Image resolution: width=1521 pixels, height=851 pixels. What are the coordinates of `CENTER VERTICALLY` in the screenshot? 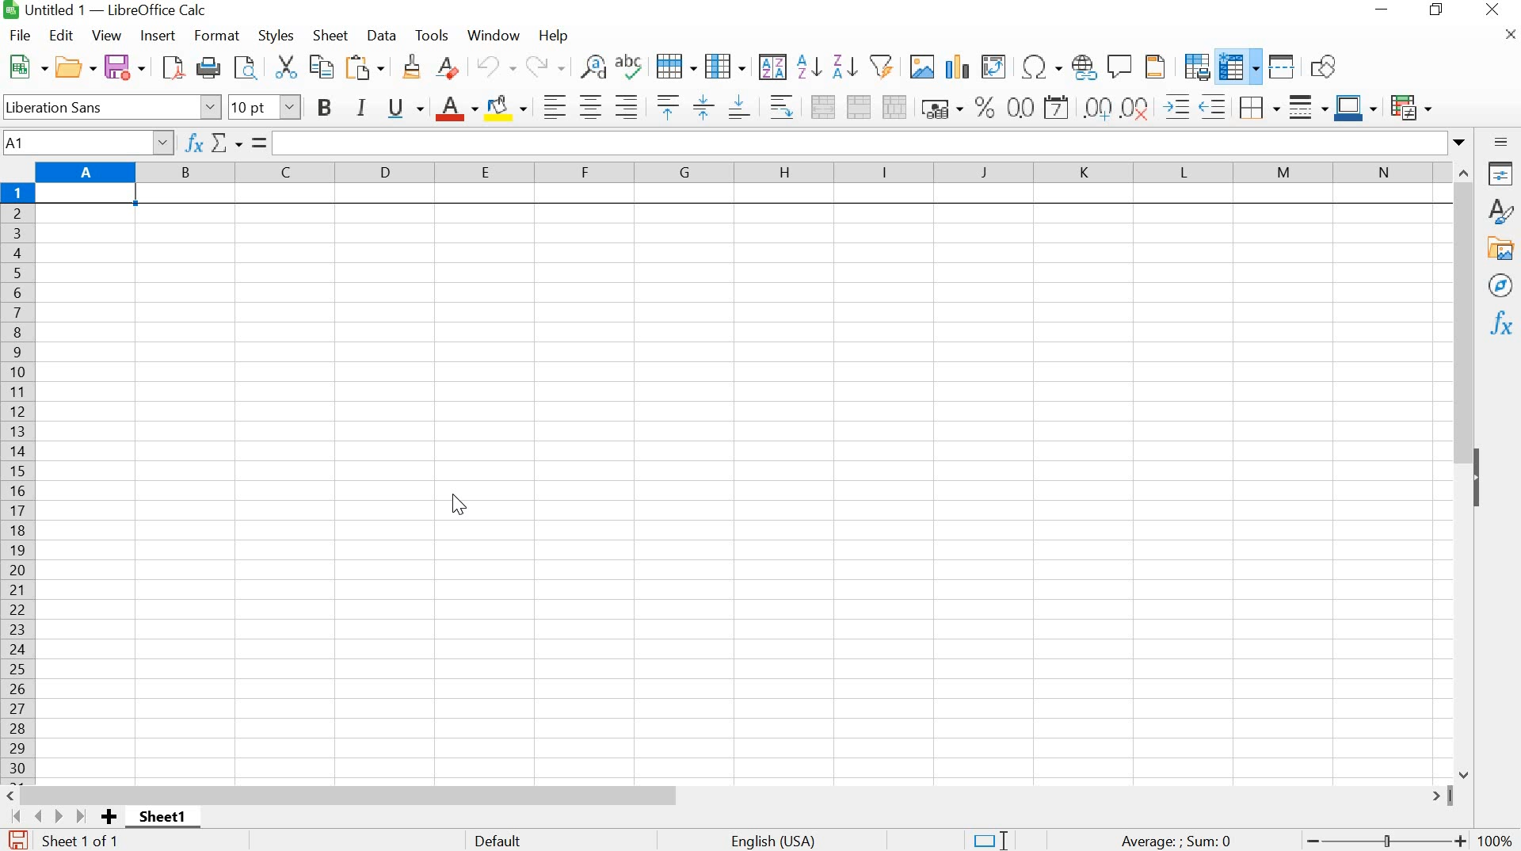 It's located at (703, 105).